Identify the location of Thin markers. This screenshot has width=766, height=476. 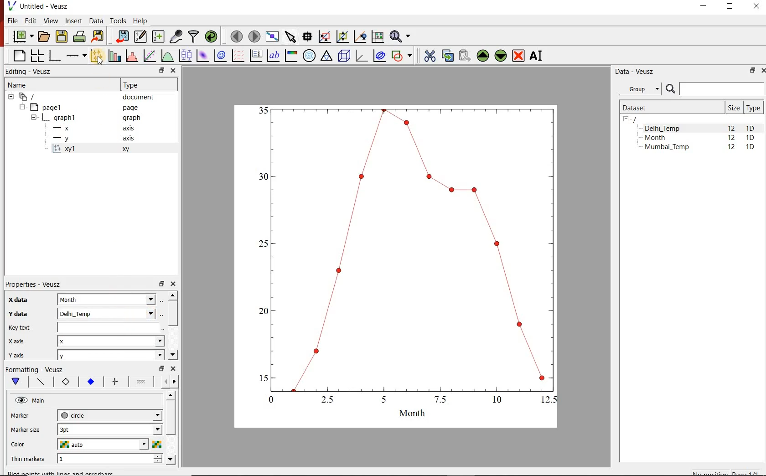
(27, 460).